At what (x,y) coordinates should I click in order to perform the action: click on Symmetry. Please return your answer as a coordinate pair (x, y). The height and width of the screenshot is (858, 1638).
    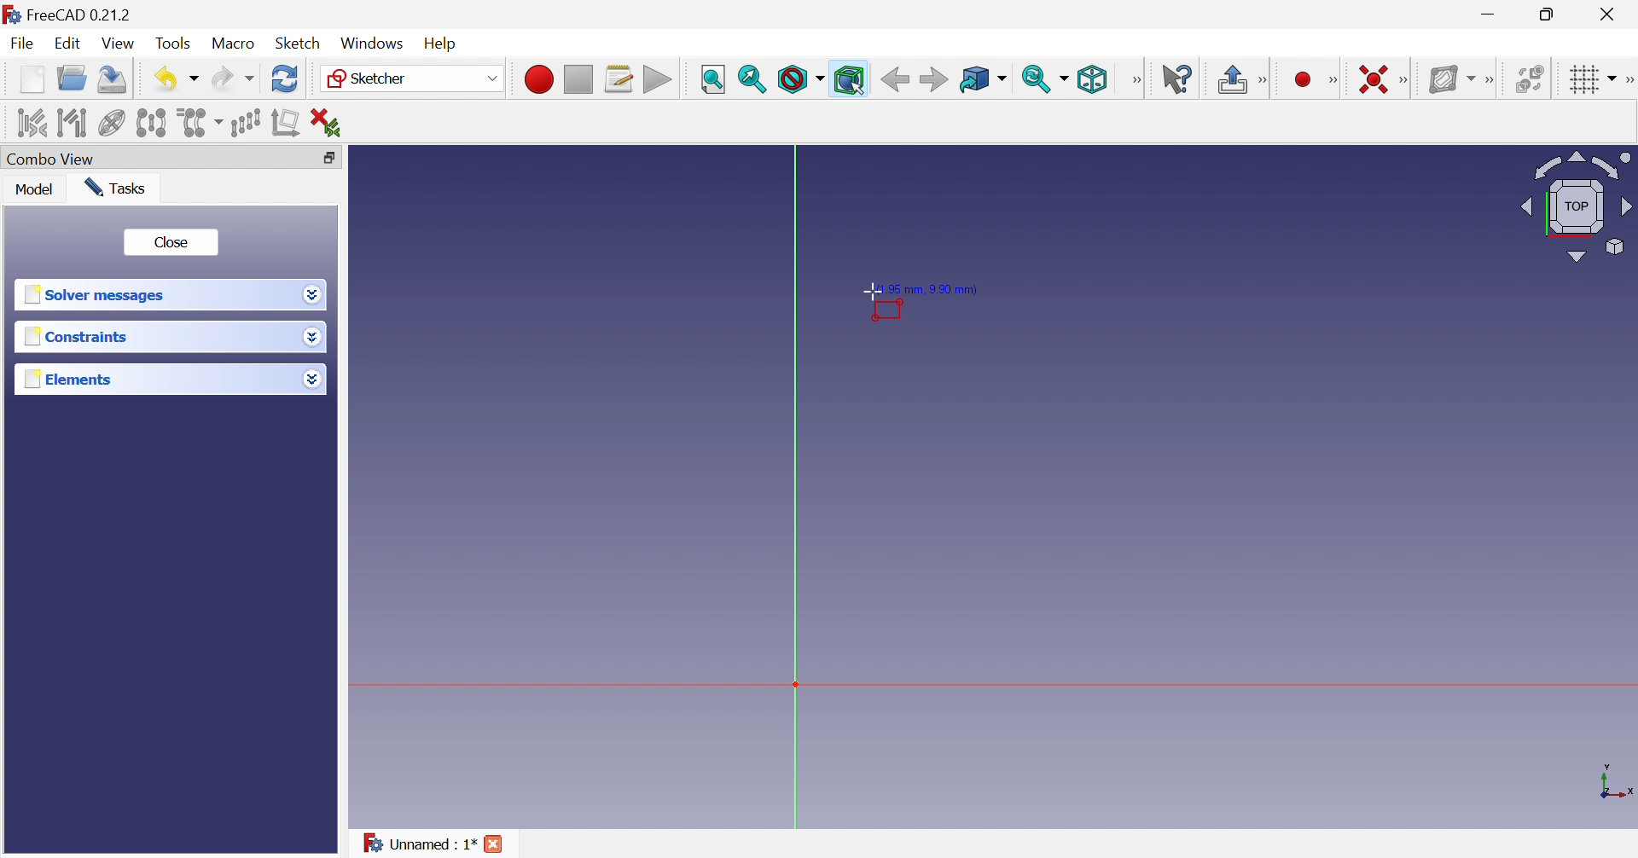
    Looking at the image, I should click on (152, 124).